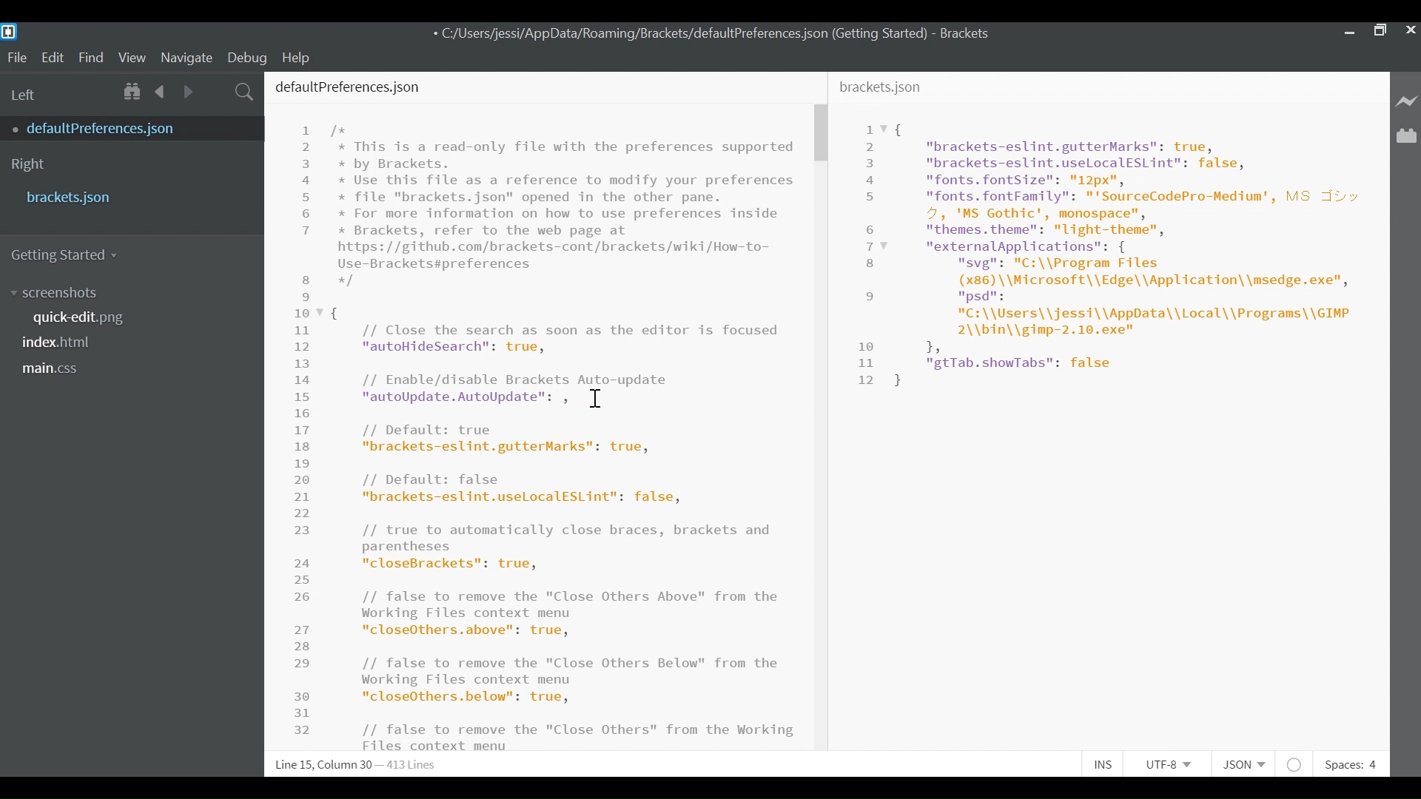 This screenshot has height=799, width=1421. What do you see at coordinates (1242, 764) in the screenshot?
I see `Select File Type` at bounding box center [1242, 764].